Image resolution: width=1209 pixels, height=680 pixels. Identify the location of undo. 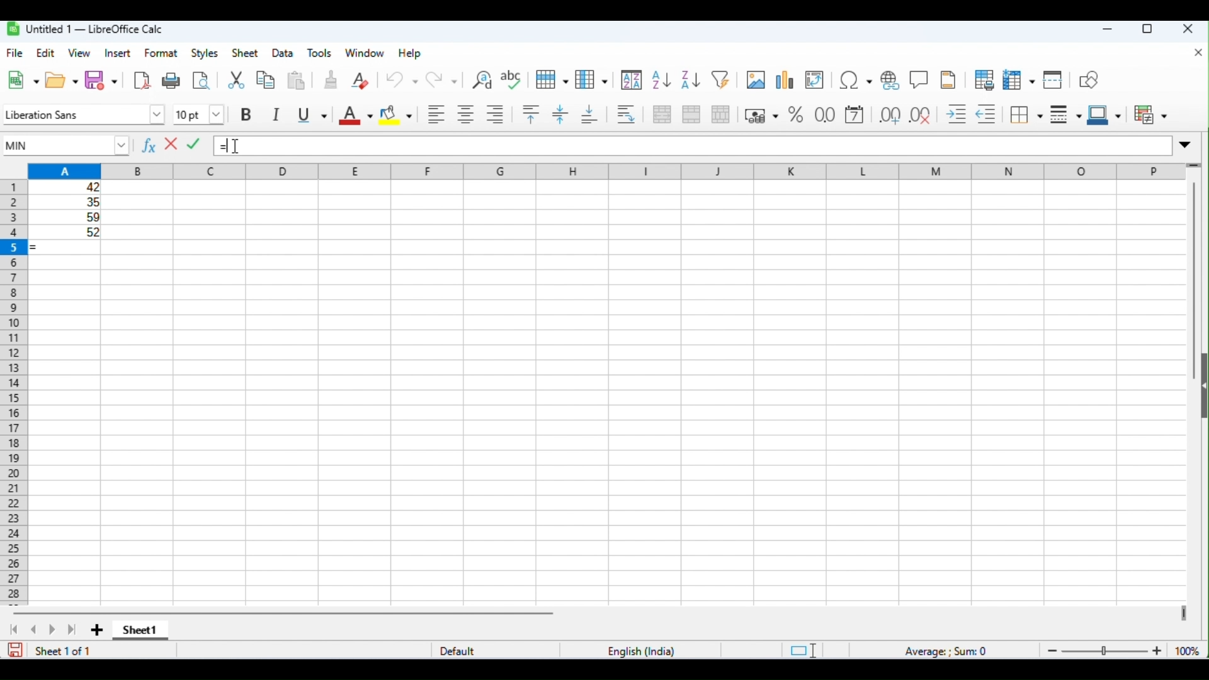
(401, 78).